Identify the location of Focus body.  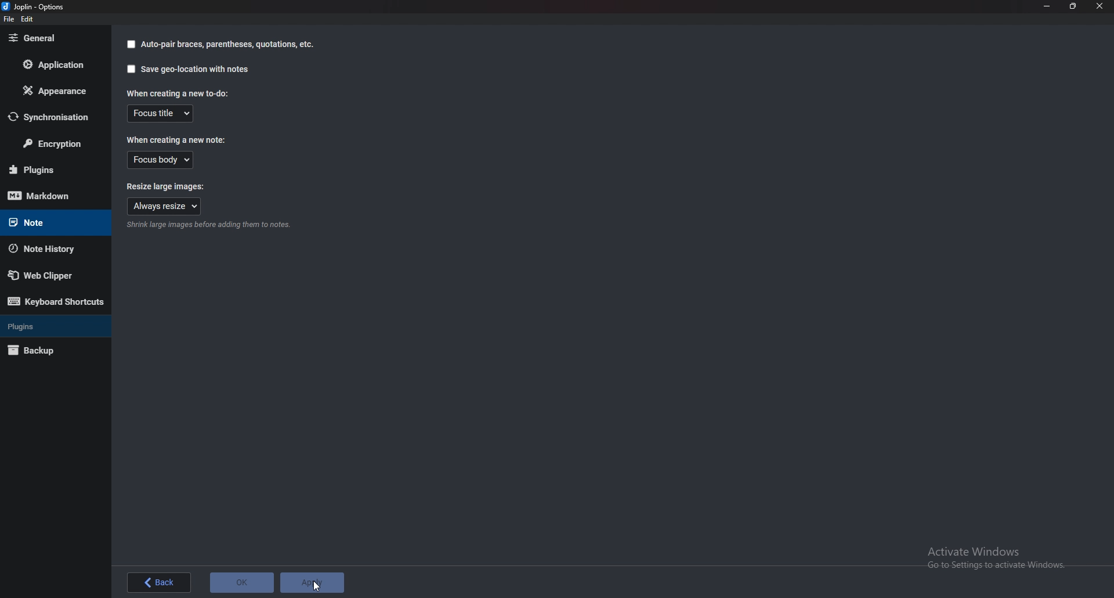
(161, 160).